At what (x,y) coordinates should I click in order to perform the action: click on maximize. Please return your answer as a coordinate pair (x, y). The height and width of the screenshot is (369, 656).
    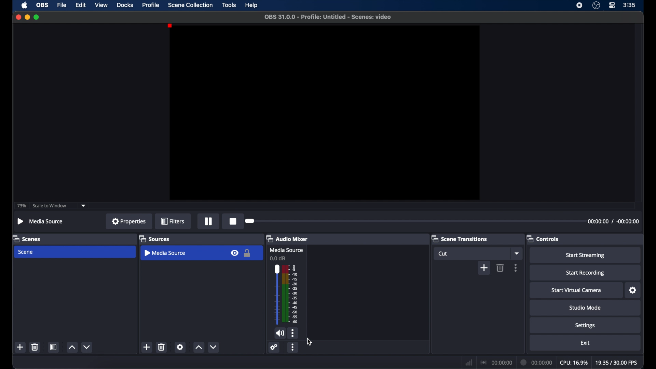
    Looking at the image, I should click on (37, 17).